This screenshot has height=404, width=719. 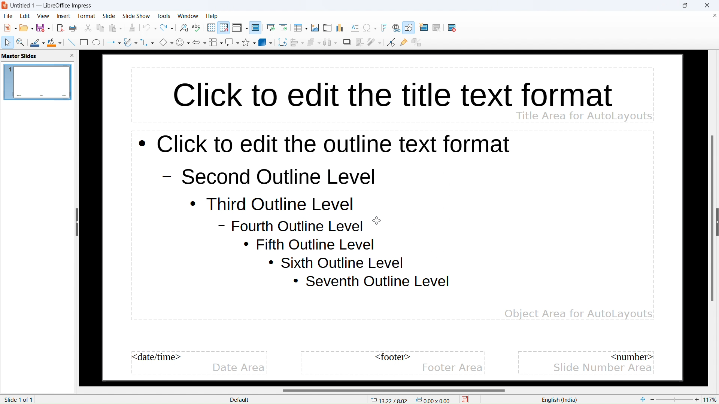 I want to click on align objects, so click(x=297, y=43).